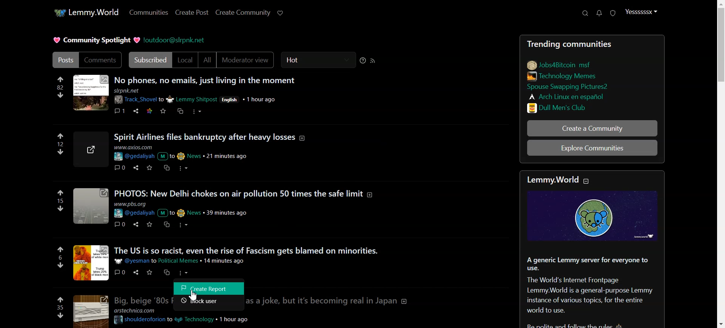 This screenshot has height=328, width=725. I want to click on Hyperlink, so click(175, 40).